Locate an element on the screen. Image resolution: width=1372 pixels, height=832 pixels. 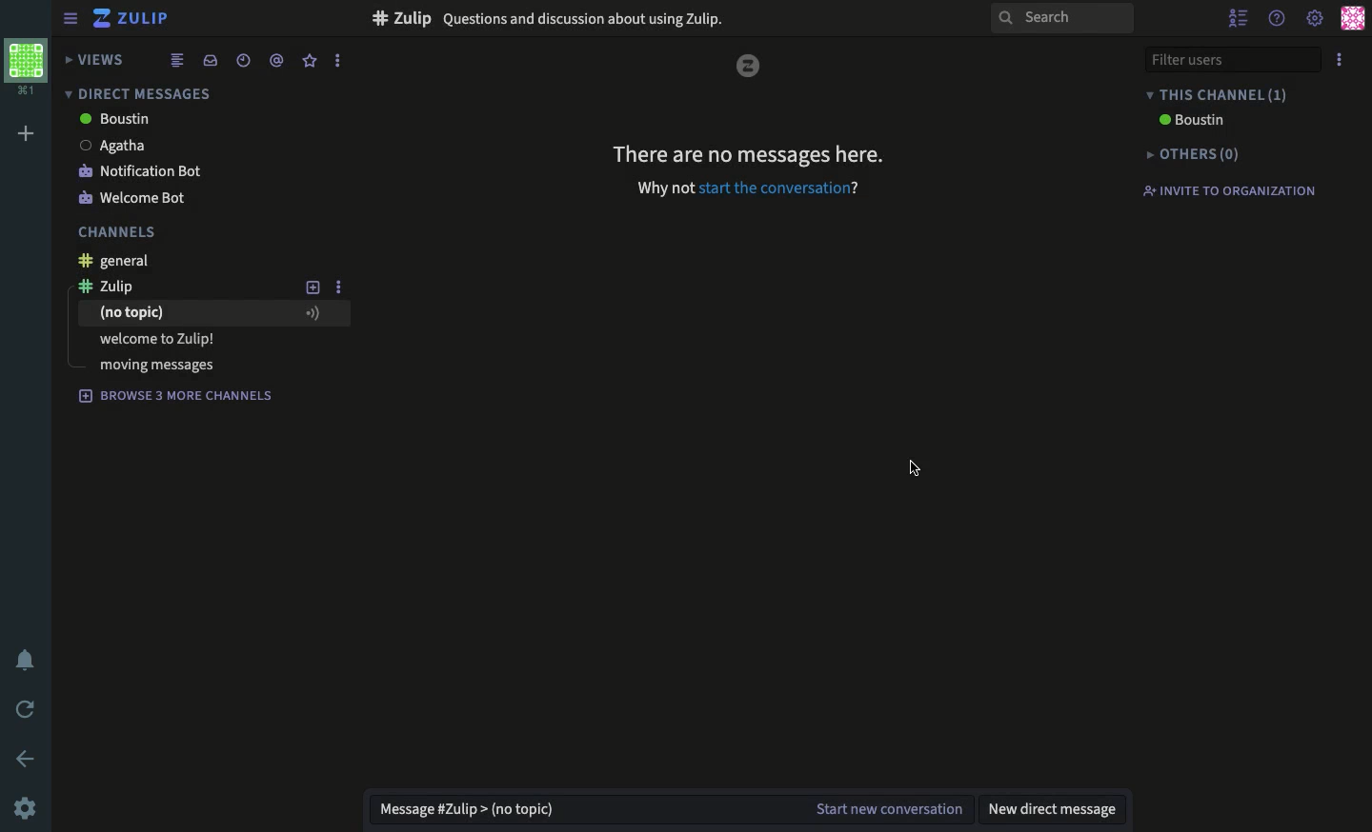
zulip is located at coordinates (750, 63).